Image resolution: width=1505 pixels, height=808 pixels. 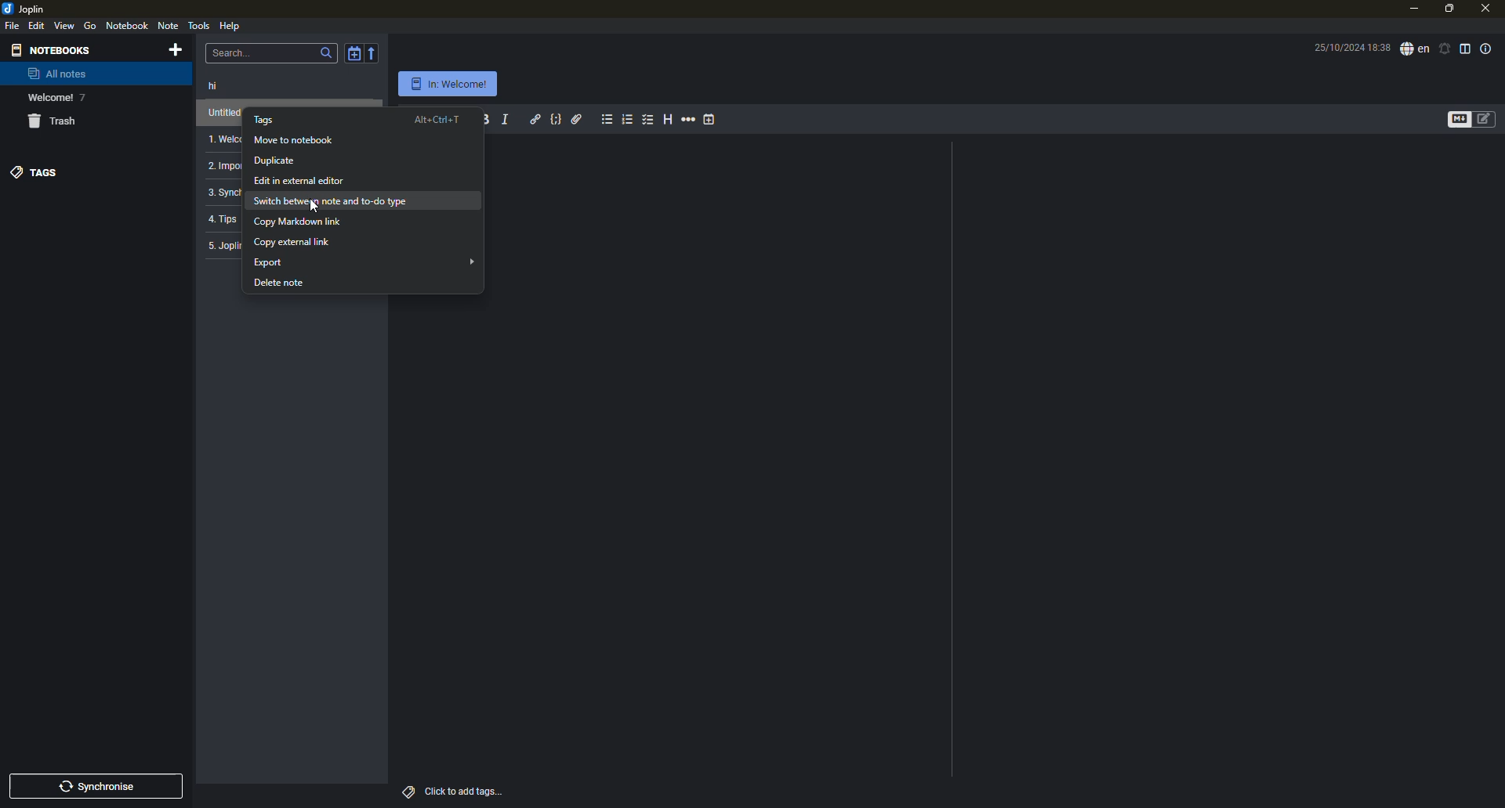 I want to click on toggle sort order field, so click(x=352, y=52).